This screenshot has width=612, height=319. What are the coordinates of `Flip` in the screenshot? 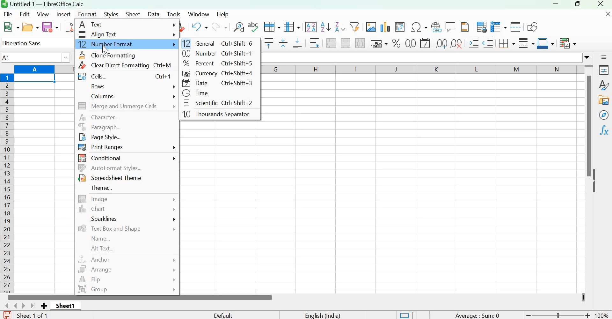 It's located at (91, 280).